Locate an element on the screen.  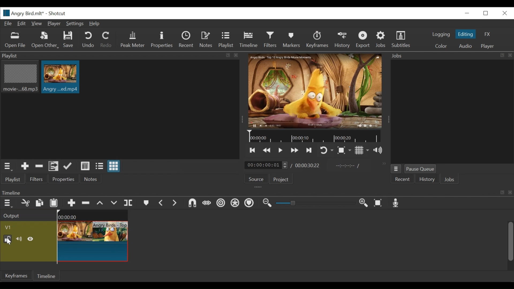
Redo is located at coordinates (106, 41).